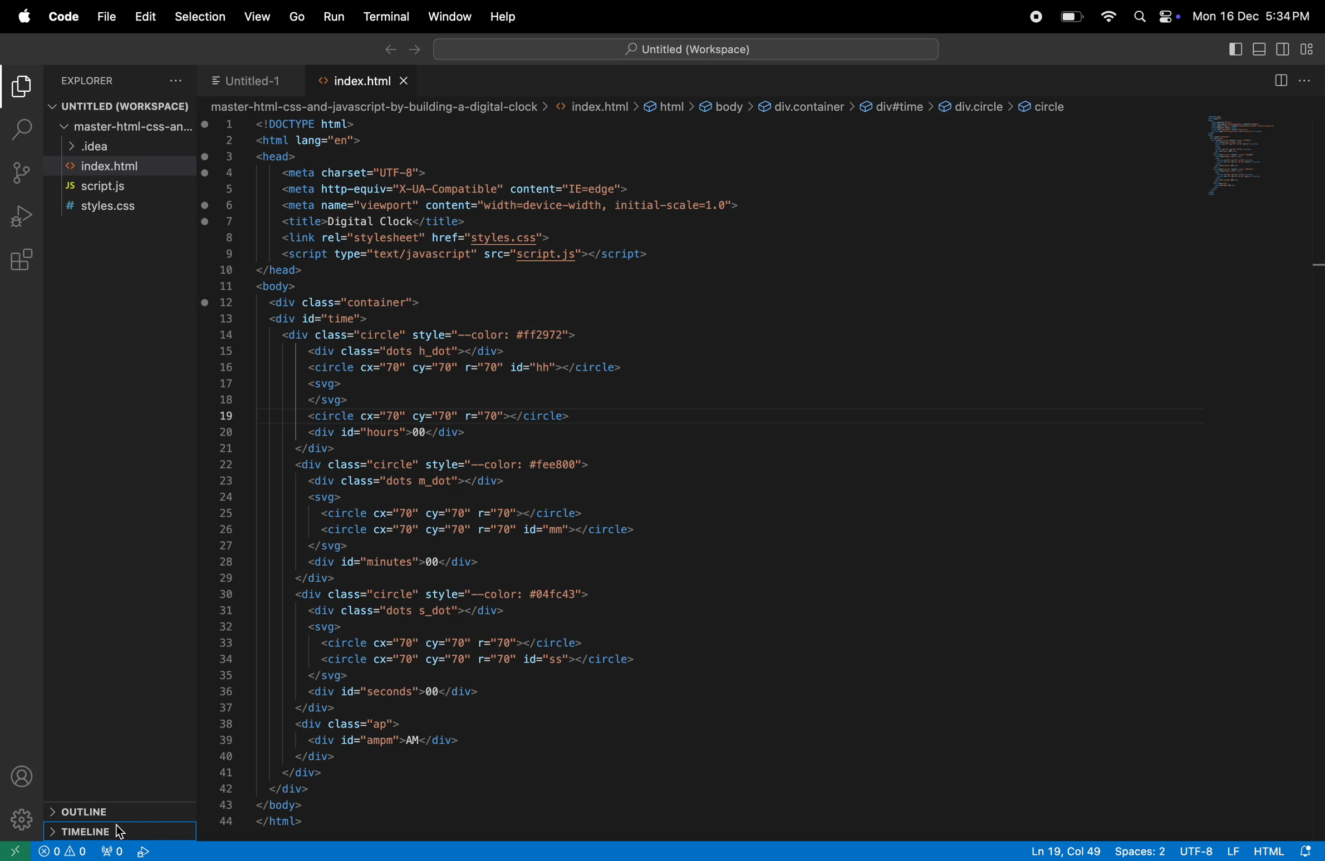 This screenshot has height=861, width=1325. Describe the element at coordinates (1156, 17) in the screenshot. I see `apple widgets` at that location.